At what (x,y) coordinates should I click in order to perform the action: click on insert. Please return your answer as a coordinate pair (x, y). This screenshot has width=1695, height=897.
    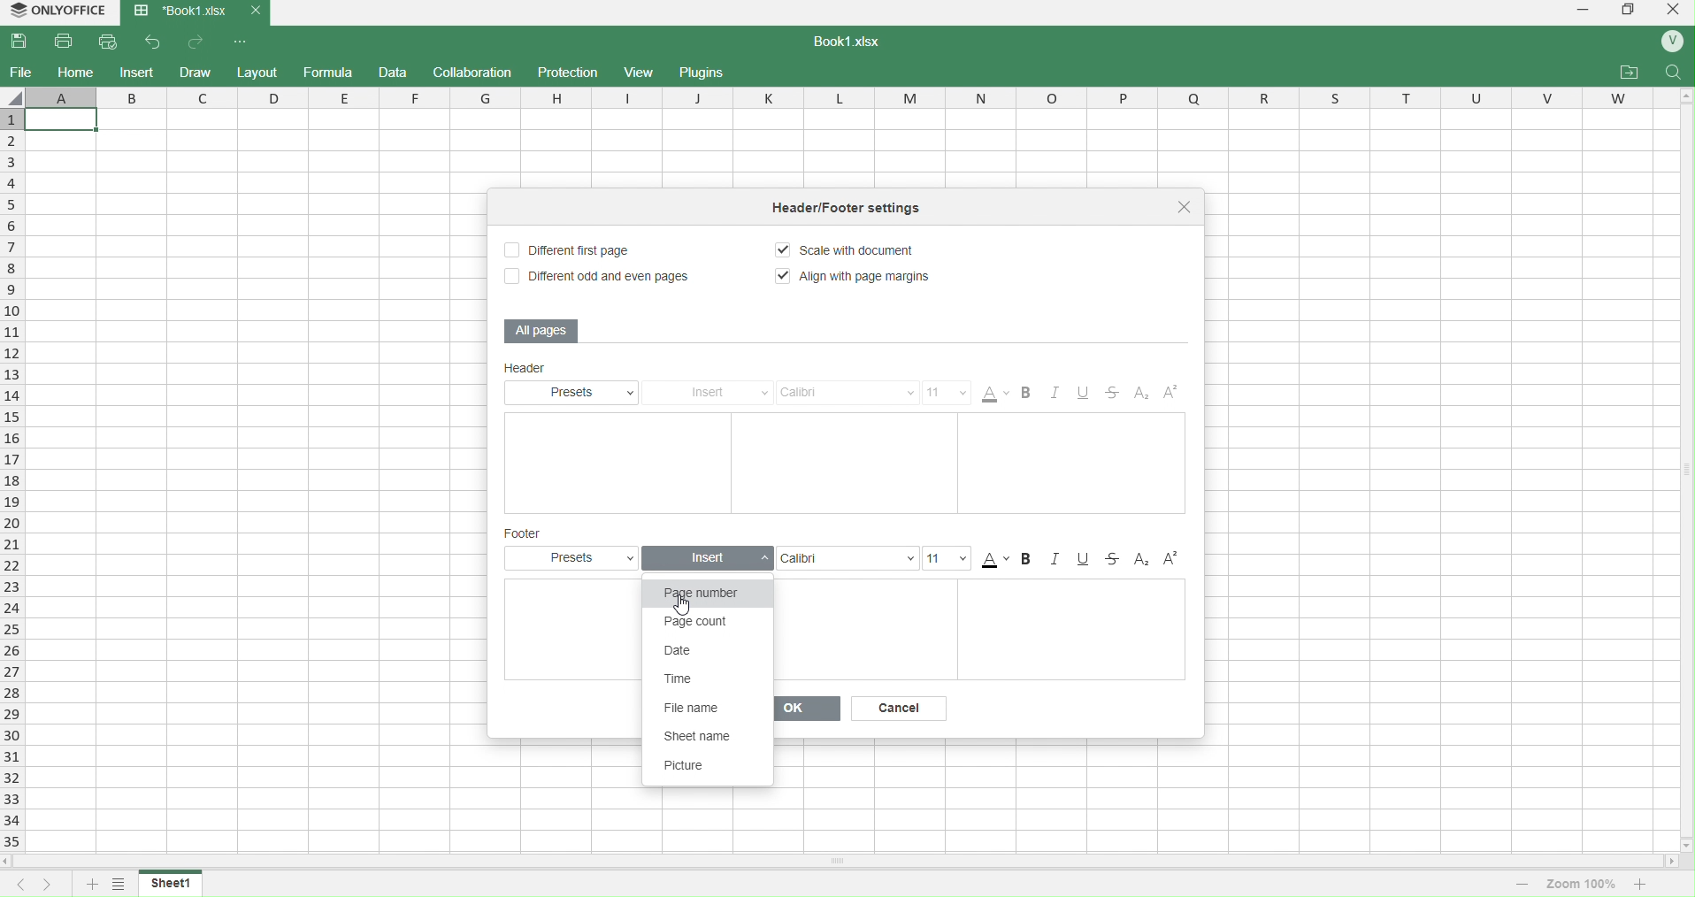
    Looking at the image, I should click on (136, 72).